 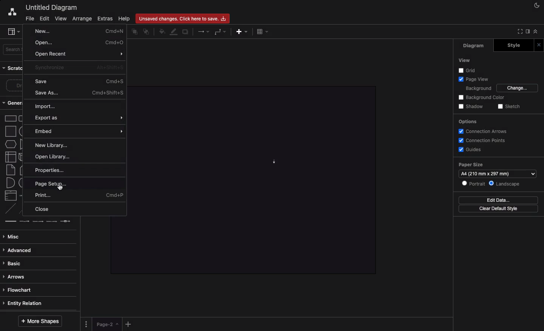 What do you see at coordinates (471, 107) in the screenshot?
I see `Shadow` at bounding box center [471, 107].